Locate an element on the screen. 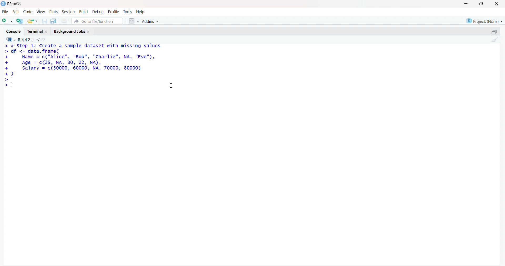 This screenshot has width=505, height=266. Posts is located at coordinates (53, 11).